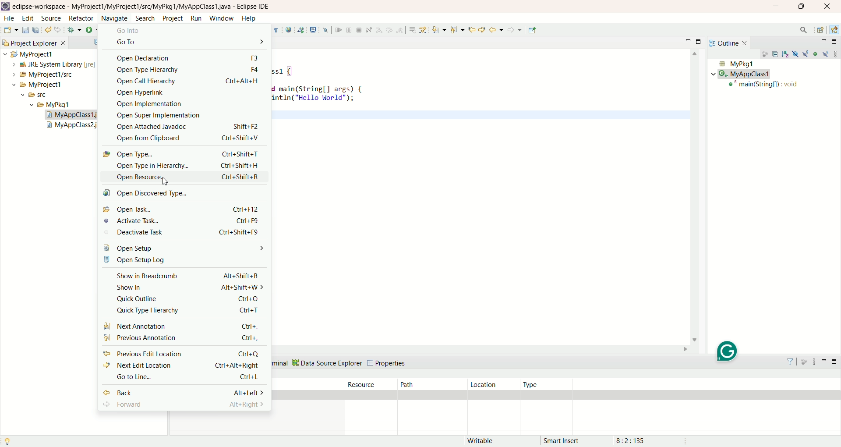  Describe the element at coordinates (814, 362) in the screenshot. I see `view menu` at that location.